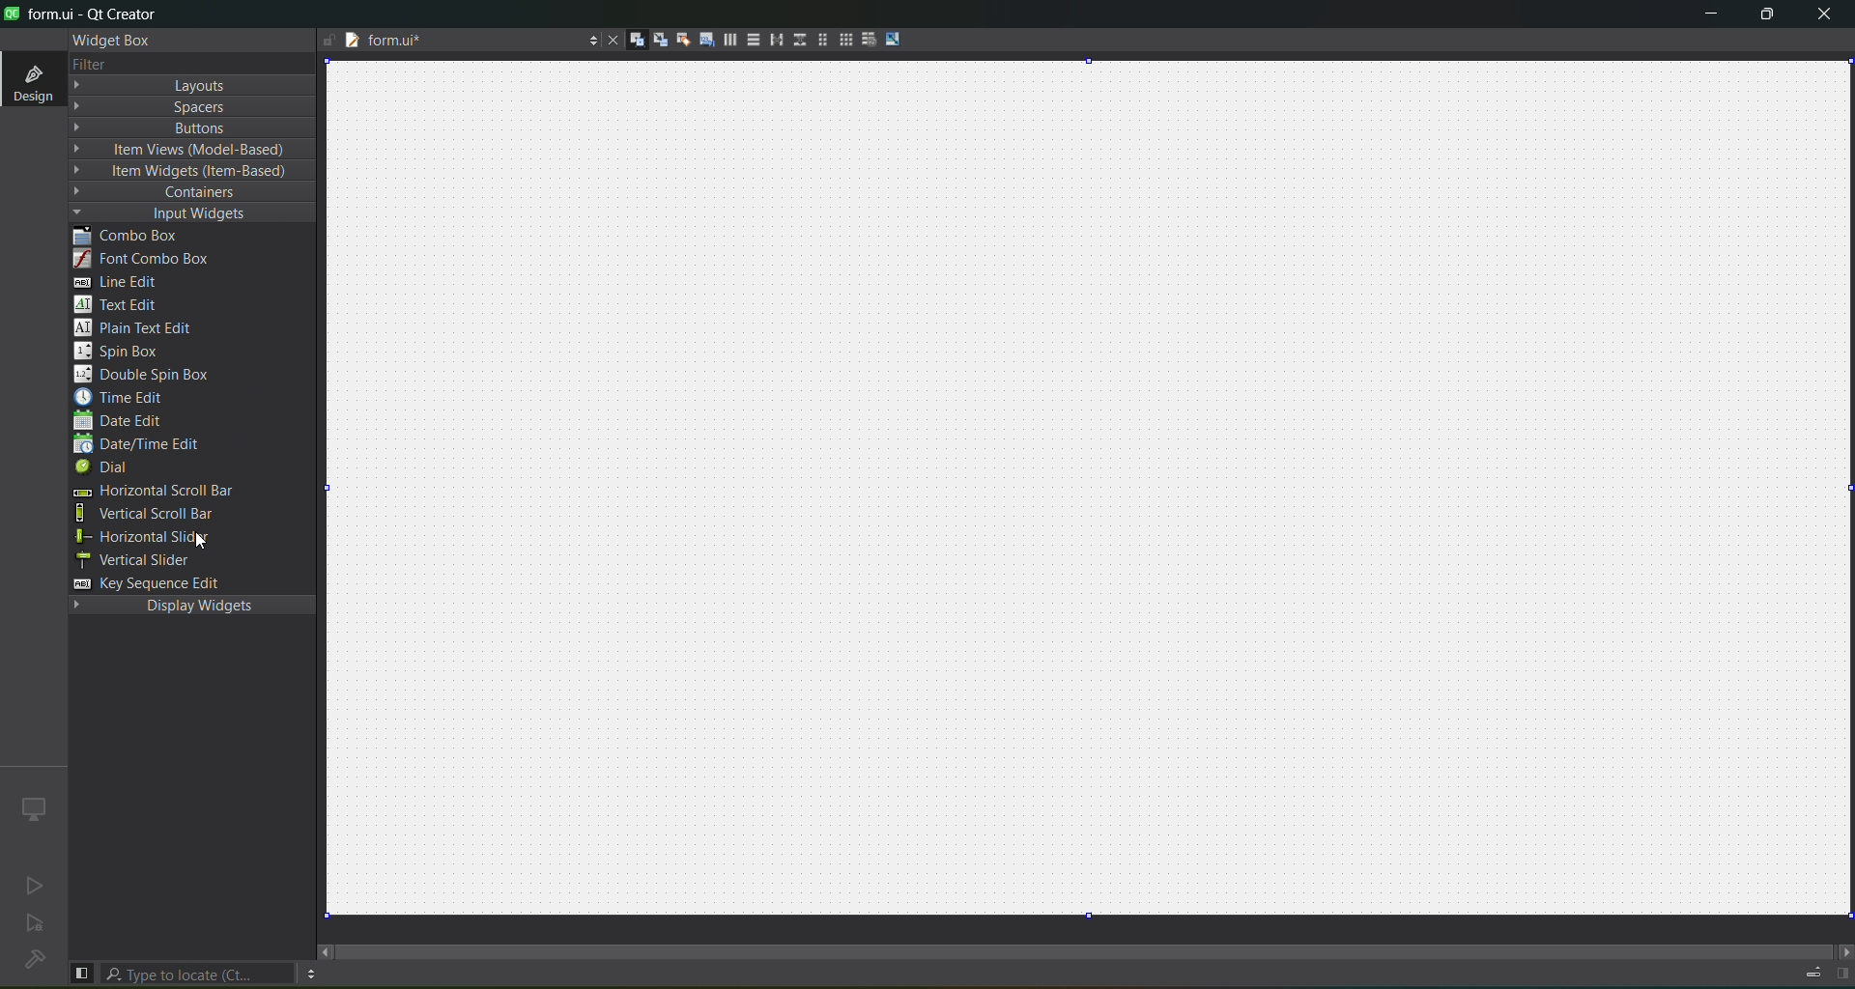  I want to click on break layout, so click(871, 40).